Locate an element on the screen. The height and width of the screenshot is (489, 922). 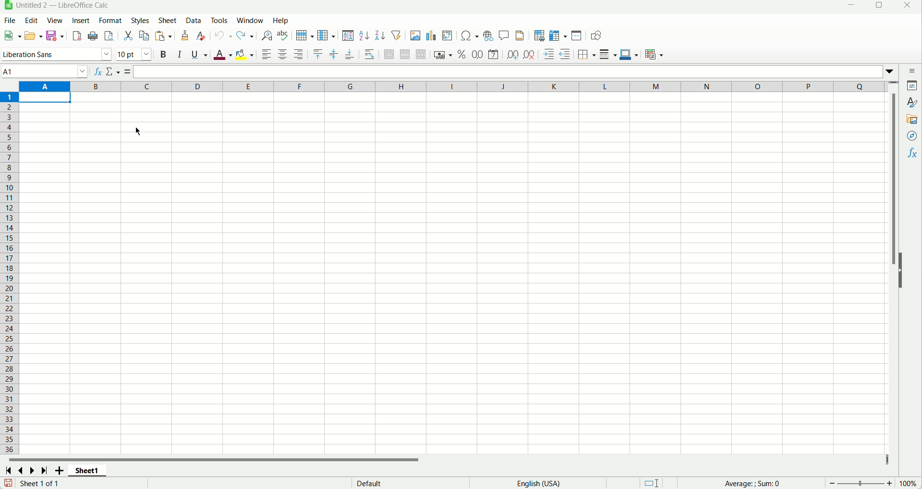
Next sheet is located at coordinates (31, 471).